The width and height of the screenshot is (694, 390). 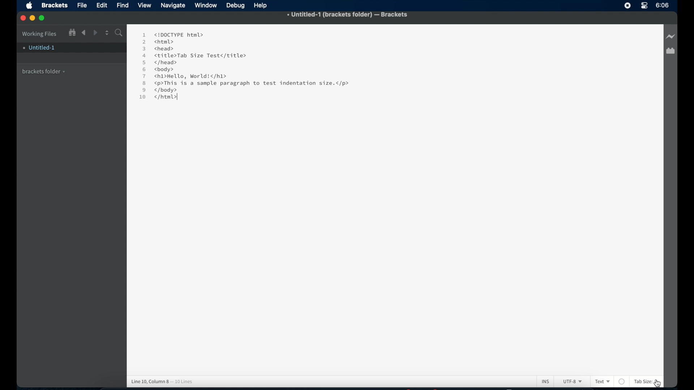 I want to click on Window, so click(x=207, y=5).